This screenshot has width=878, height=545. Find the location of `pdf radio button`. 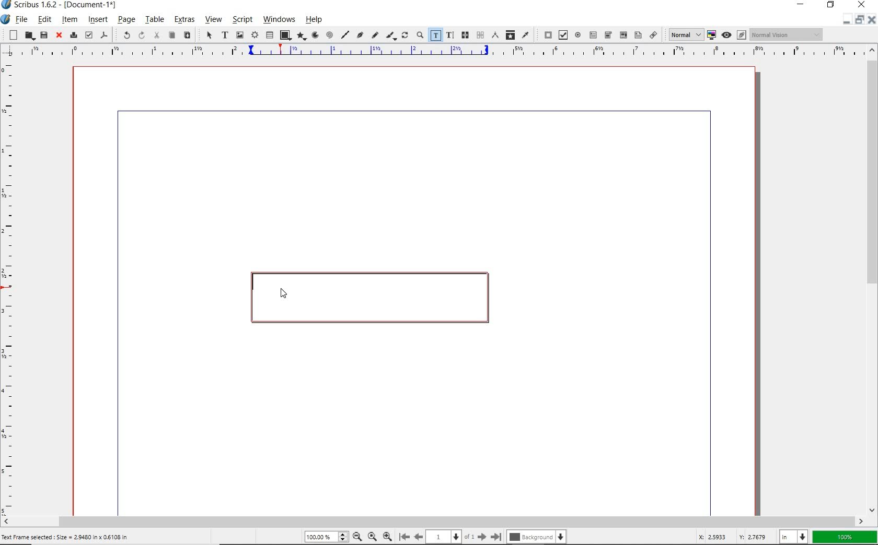

pdf radio button is located at coordinates (578, 36).